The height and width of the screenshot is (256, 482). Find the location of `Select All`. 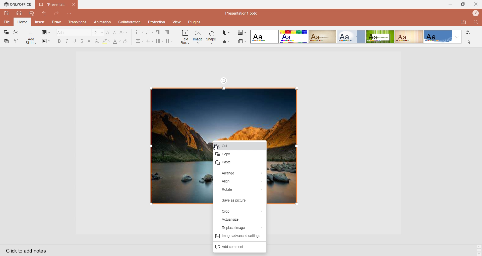

Select All is located at coordinates (468, 41).